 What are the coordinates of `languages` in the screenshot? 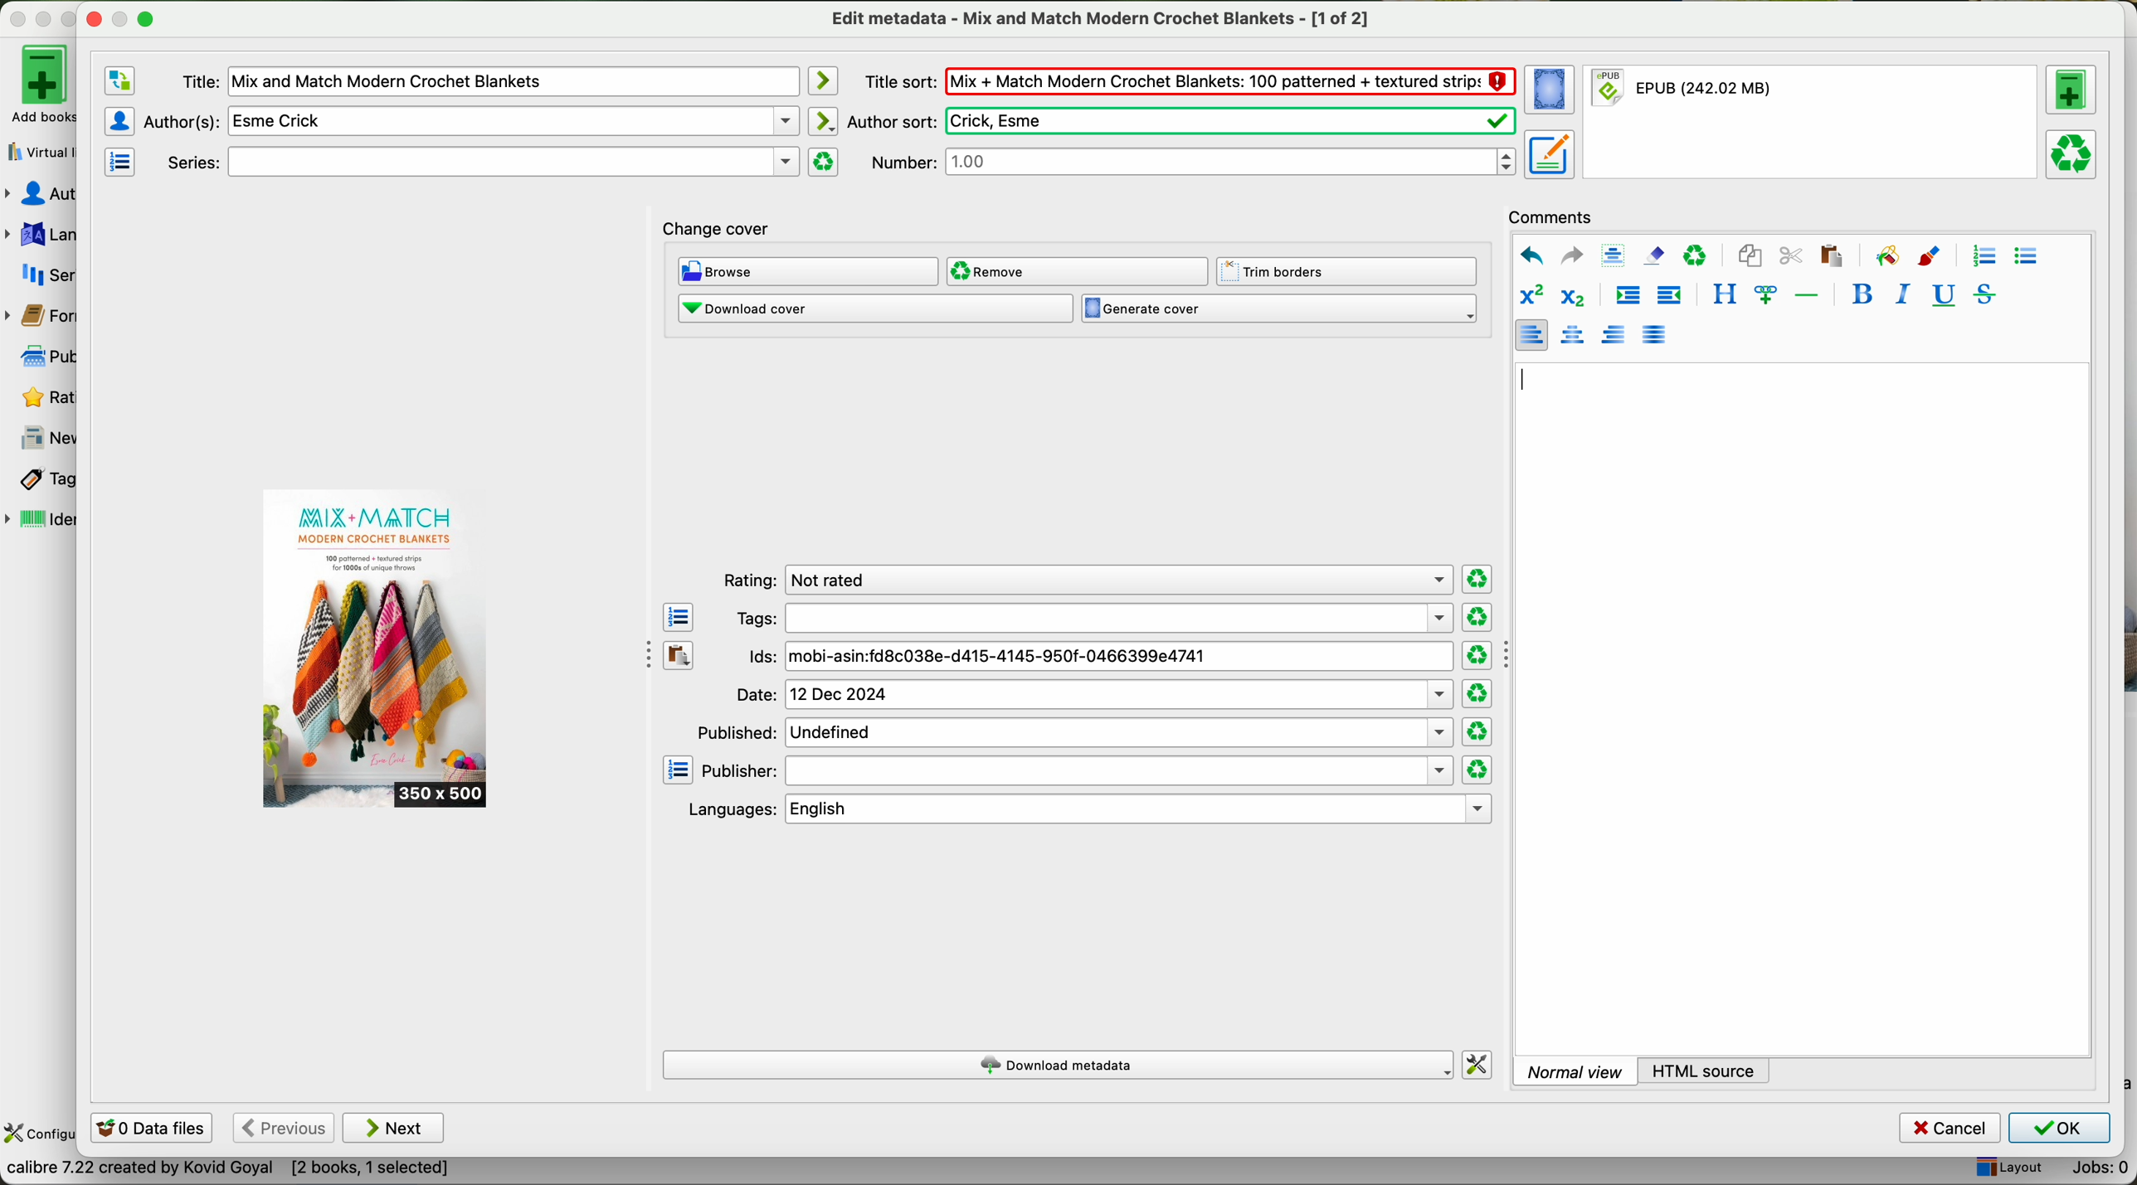 It's located at (1086, 809).